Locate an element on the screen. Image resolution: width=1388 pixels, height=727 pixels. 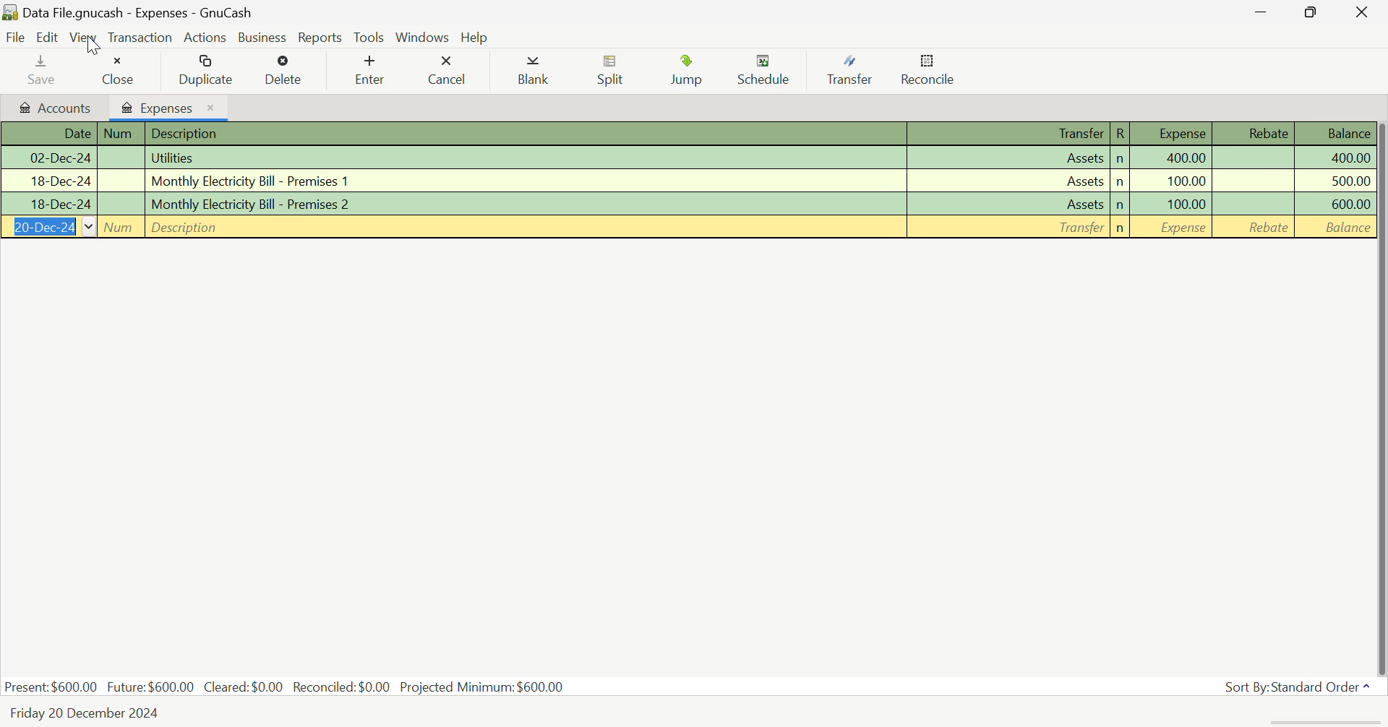
Scroll Bar is located at coordinates (1379, 397).